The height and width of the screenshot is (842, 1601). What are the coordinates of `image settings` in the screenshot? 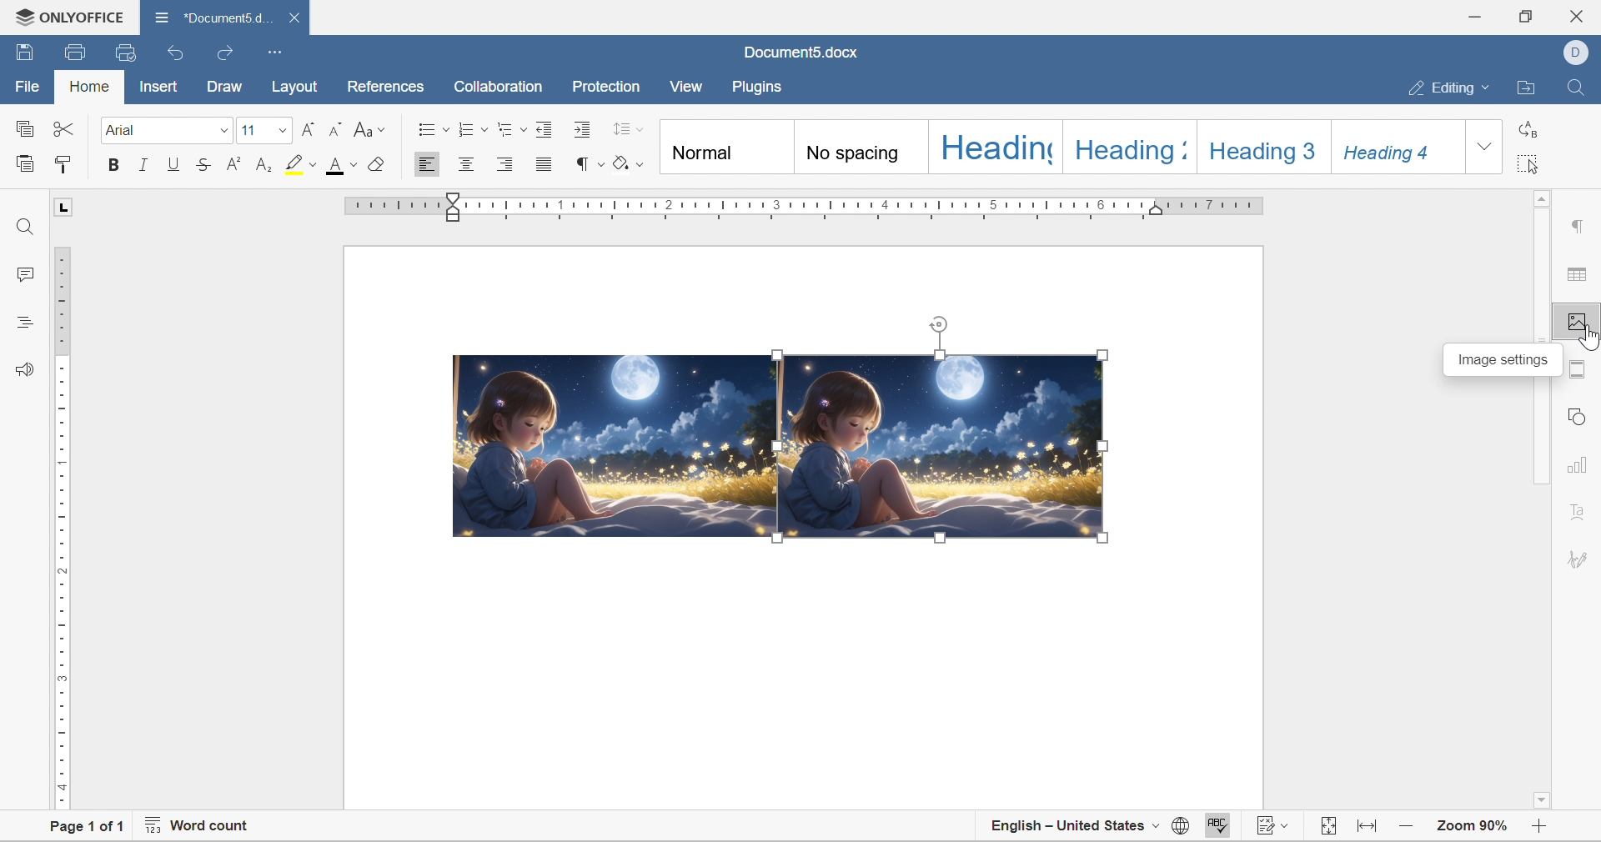 It's located at (1579, 322).